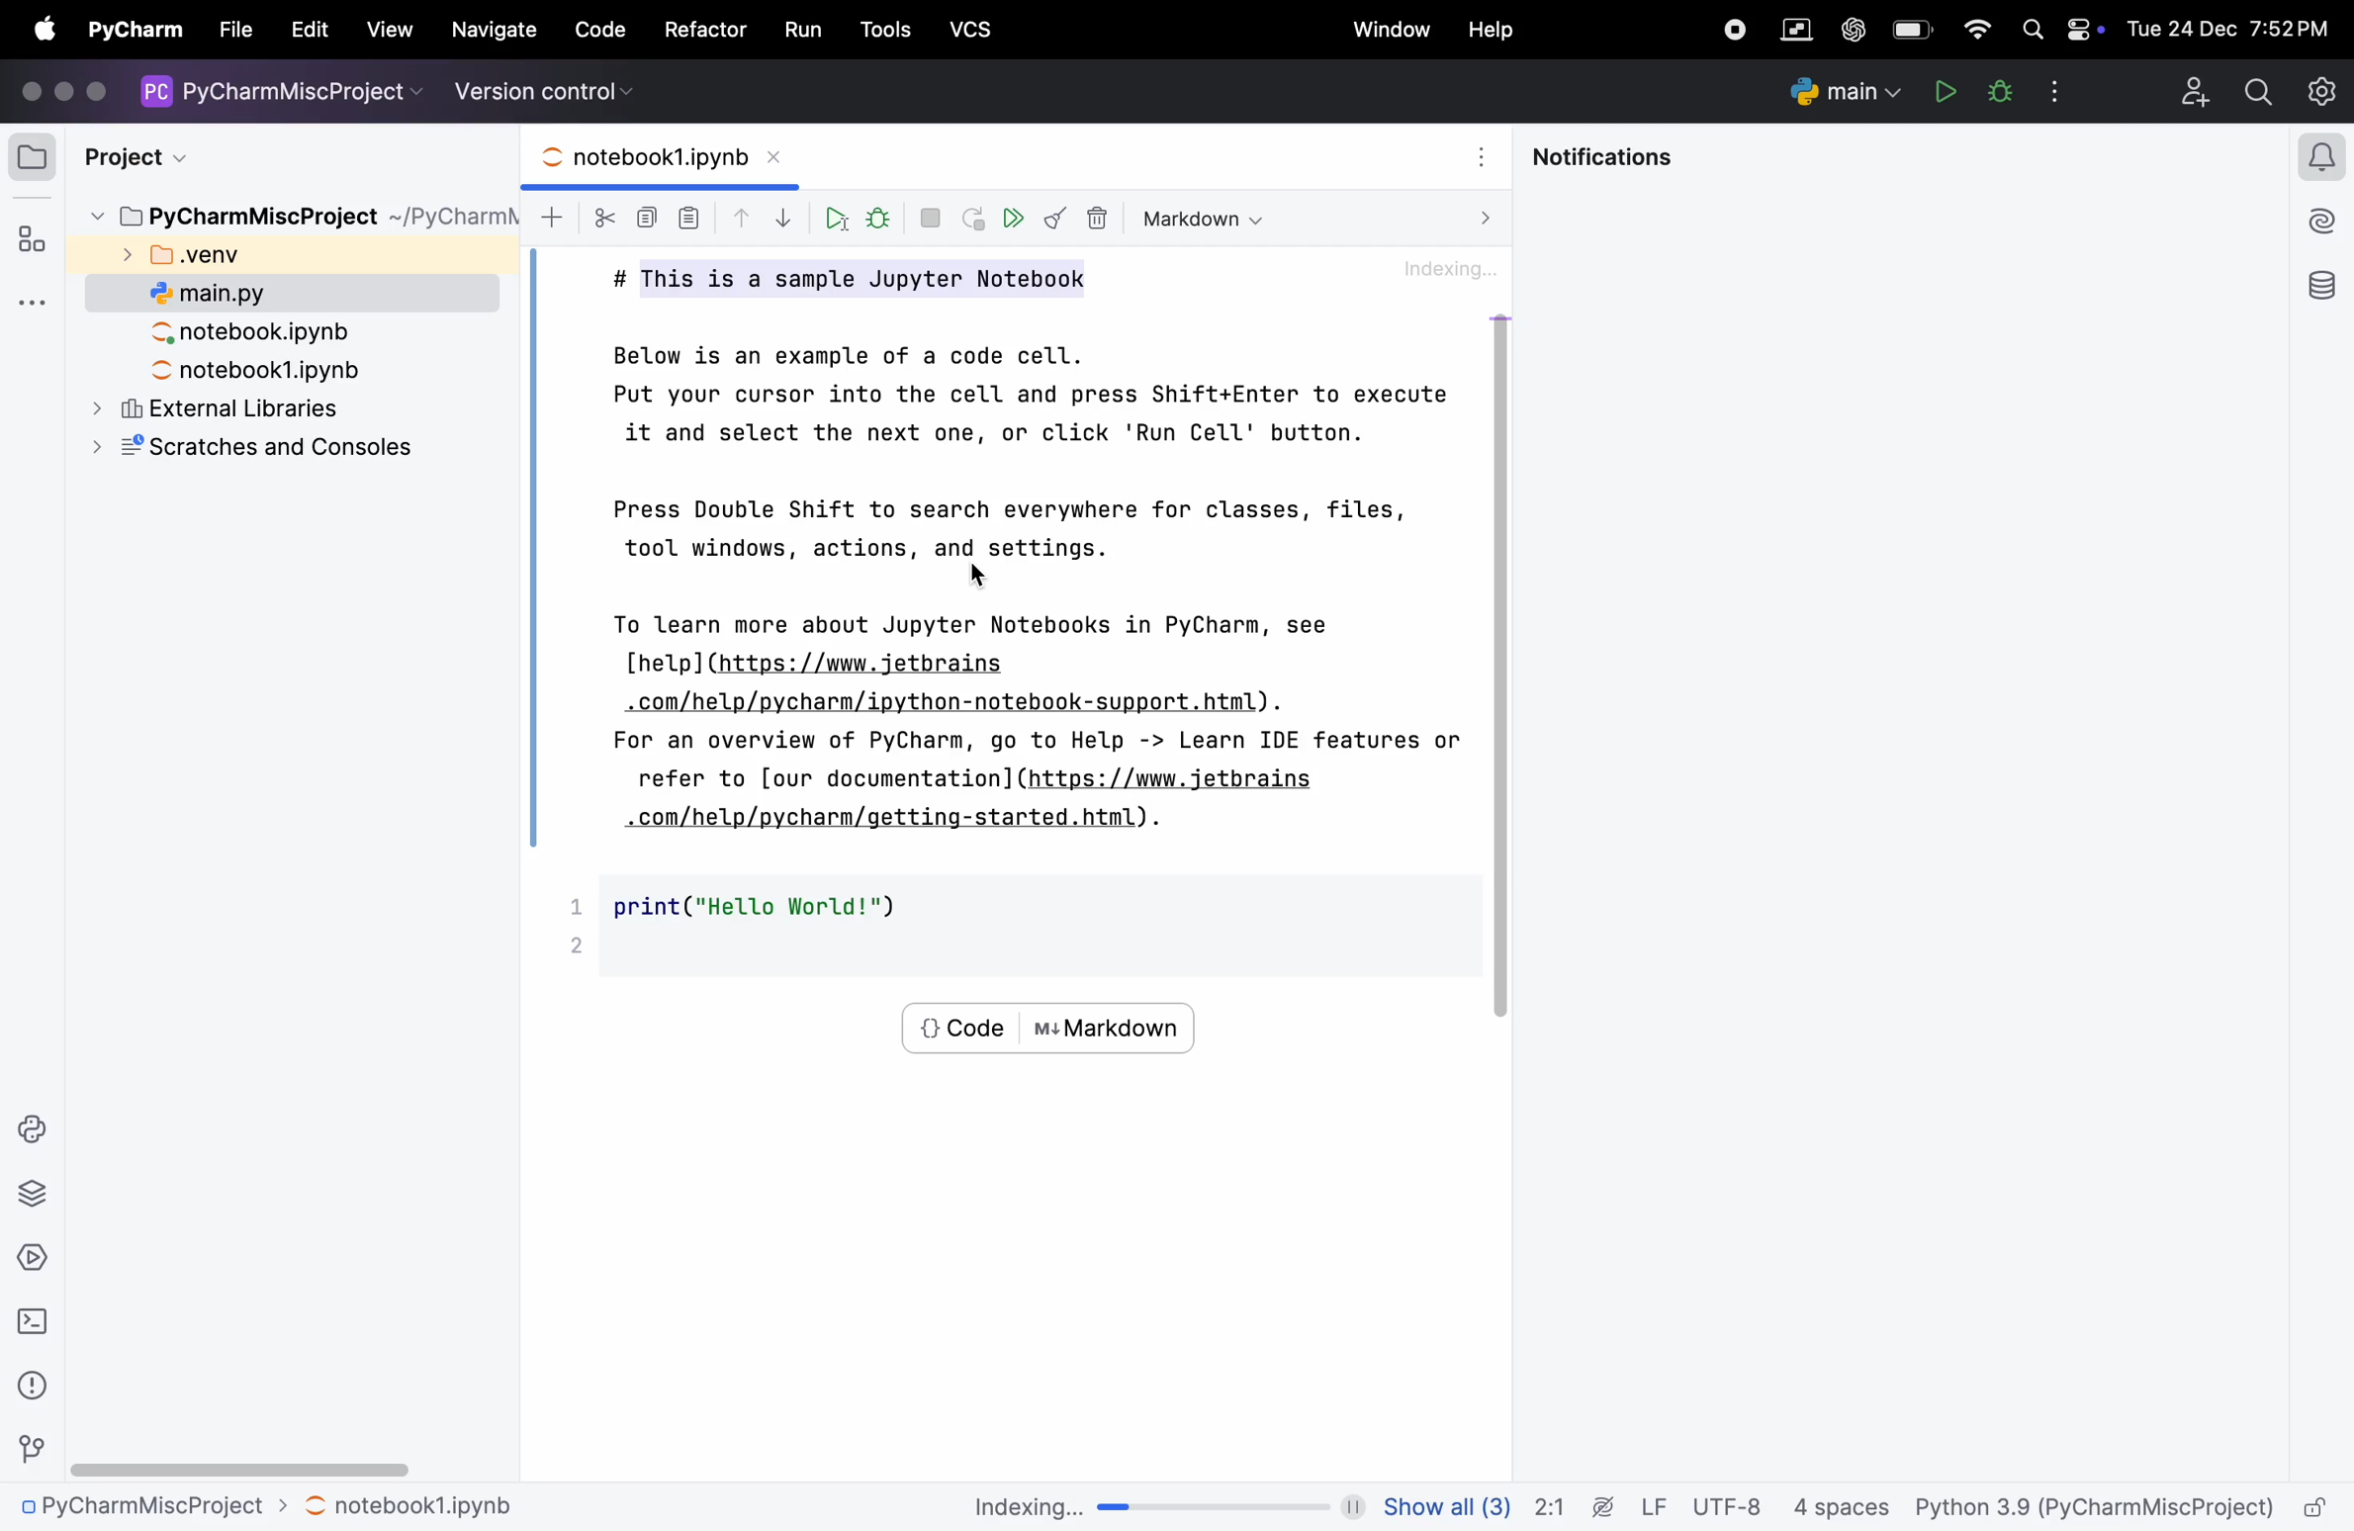 This screenshot has width=2354, height=1531. Describe the element at coordinates (2056, 92) in the screenshot. I see `options` at that location.